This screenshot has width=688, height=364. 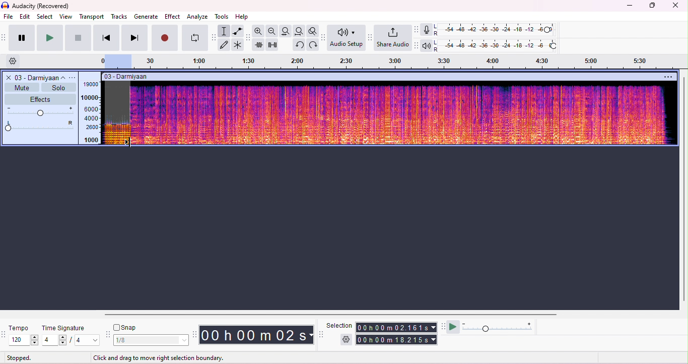 What do you see at coordinates (273, 44) in the screenshot?
I see `silence selection` at bounding box center [273, 44].